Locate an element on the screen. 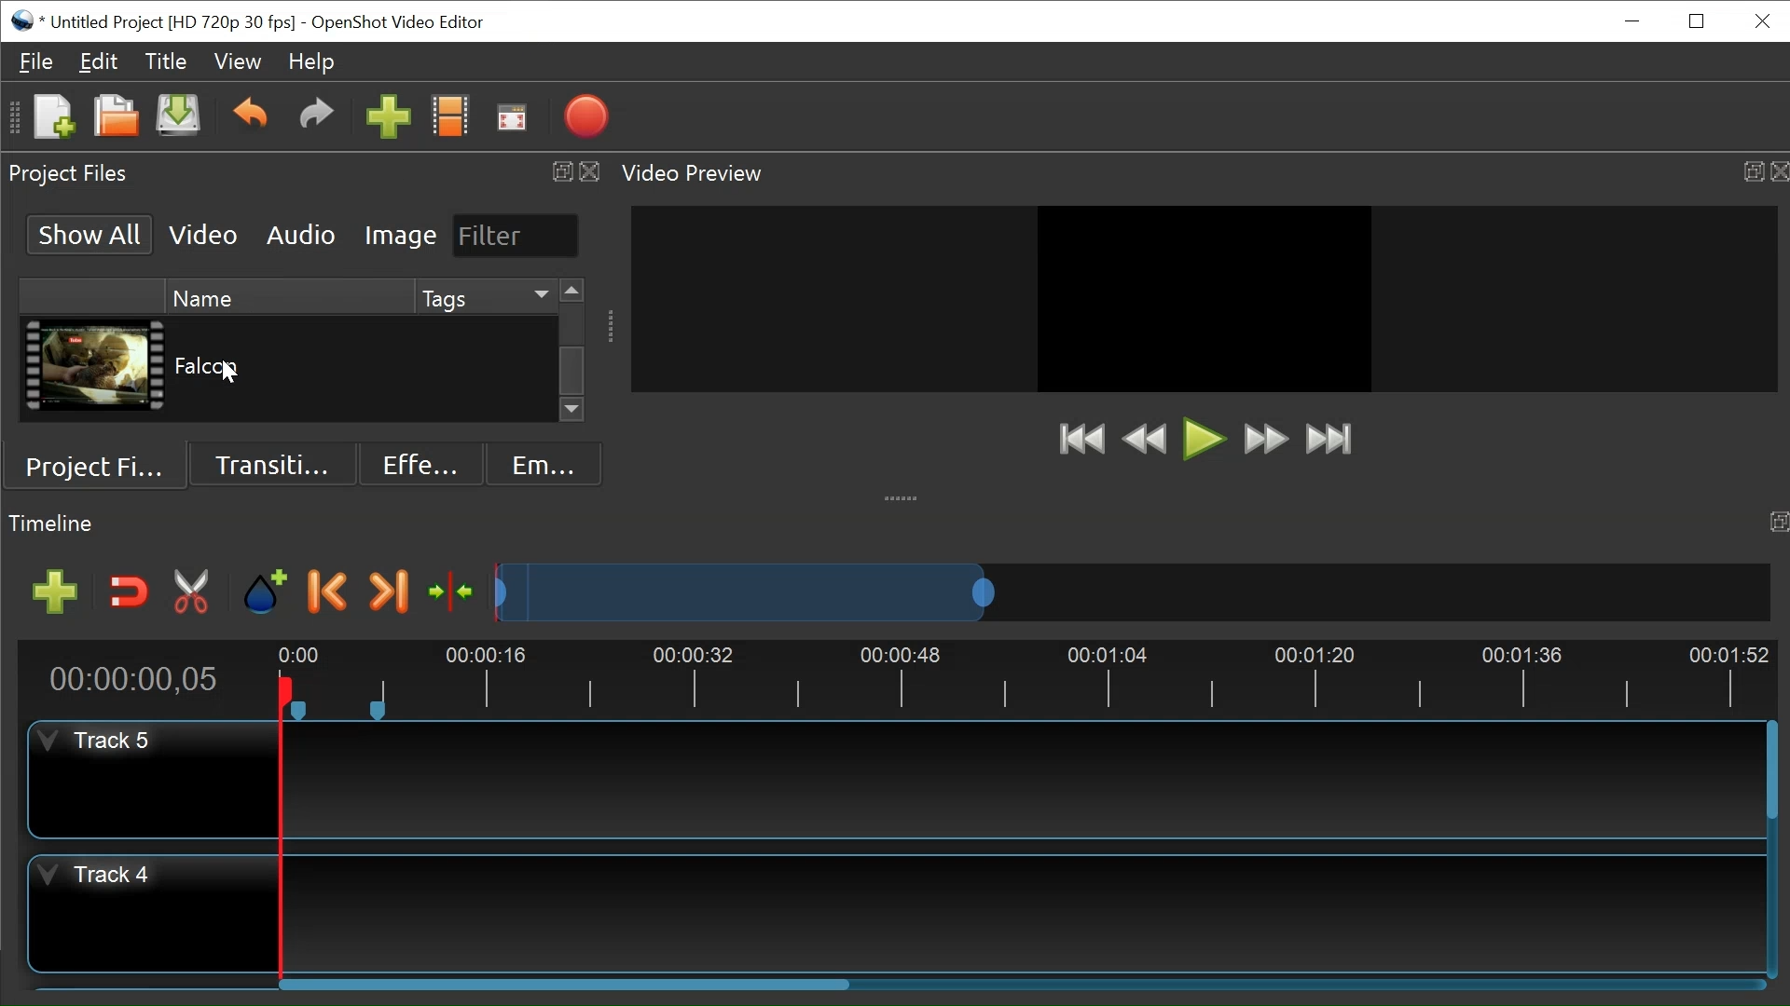 The height and width of the screenshot is (1006, 1790). Video is located at coordinates (204, 234).